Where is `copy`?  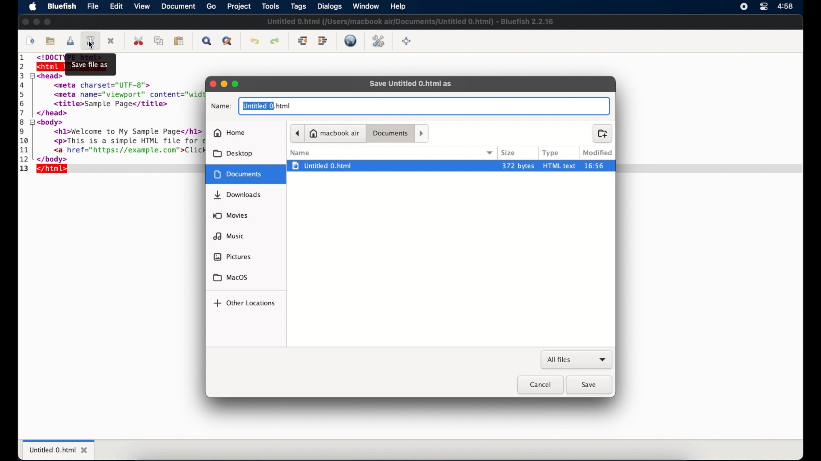
copy is located at coordinates (160, 41).